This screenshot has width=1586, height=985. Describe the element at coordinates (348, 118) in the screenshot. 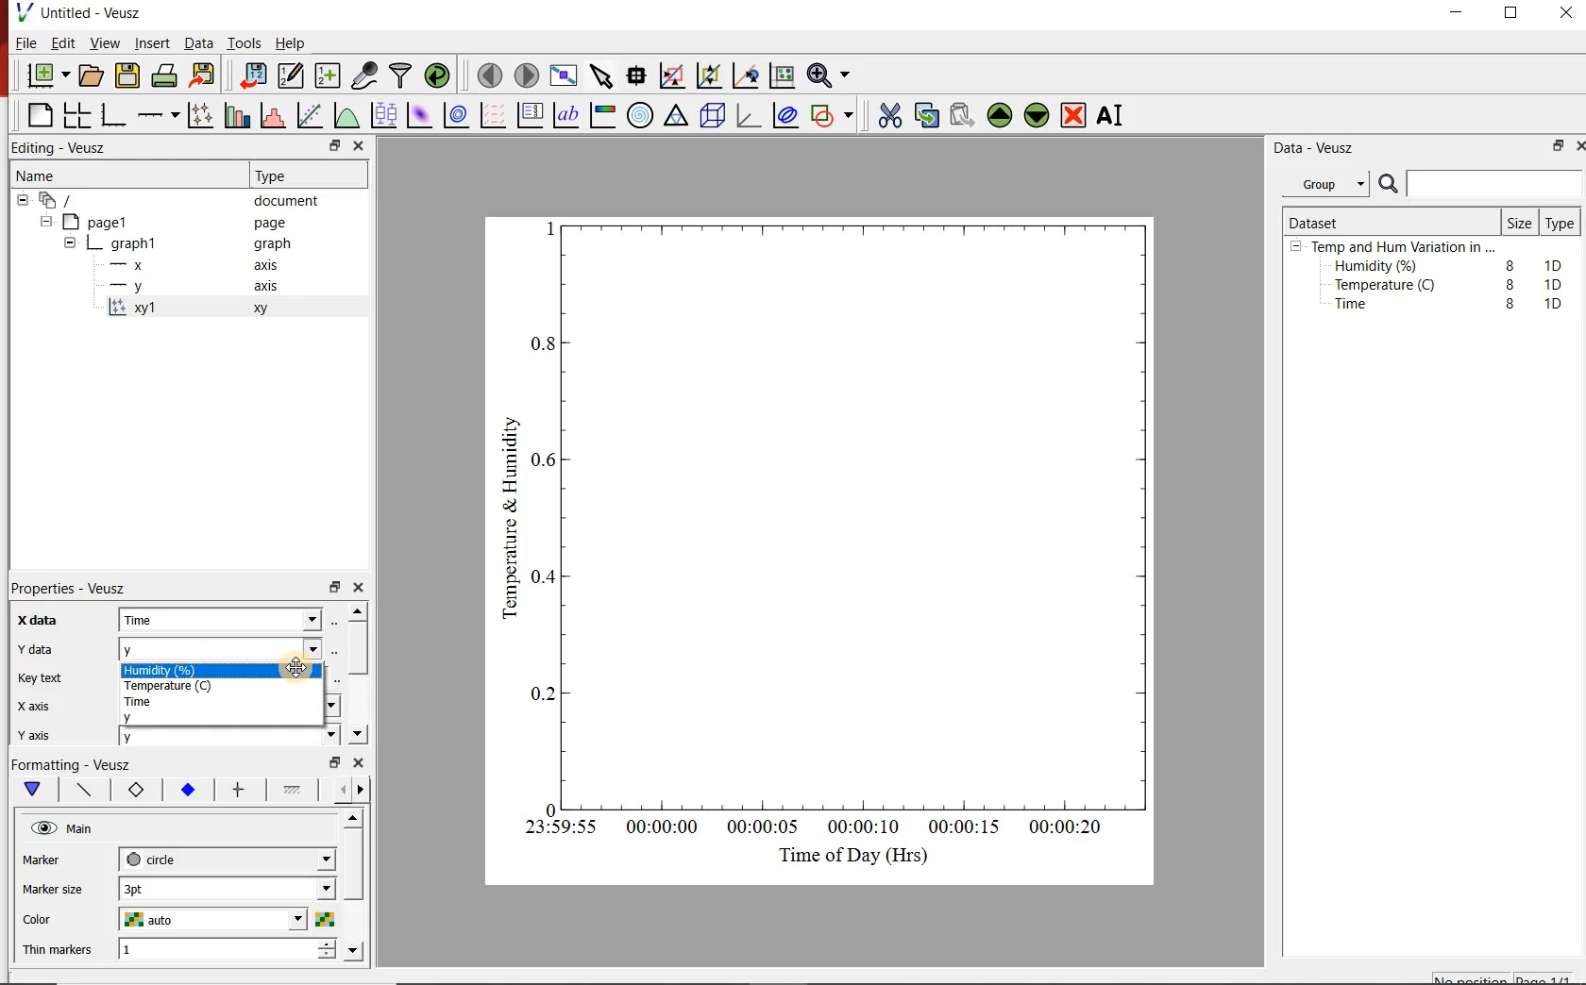

I see `plot a function` at that location.